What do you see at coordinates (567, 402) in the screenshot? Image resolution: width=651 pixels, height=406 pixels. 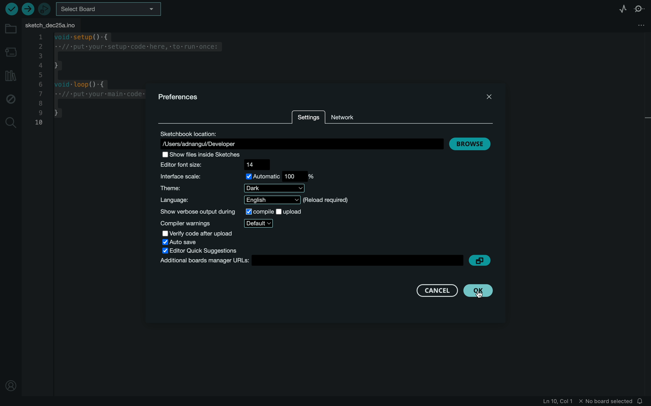 I see `file in formation` at bounding box center [567, 402].